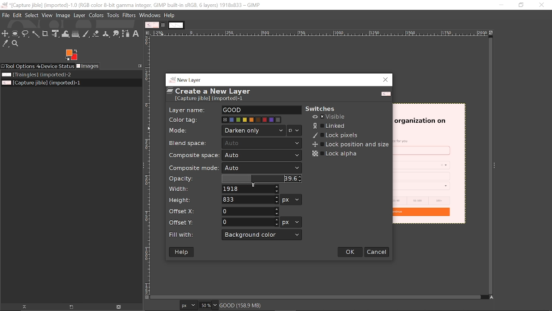 The image size is (552, 311). I want to click on good (158.9MB), so click(252, 305).